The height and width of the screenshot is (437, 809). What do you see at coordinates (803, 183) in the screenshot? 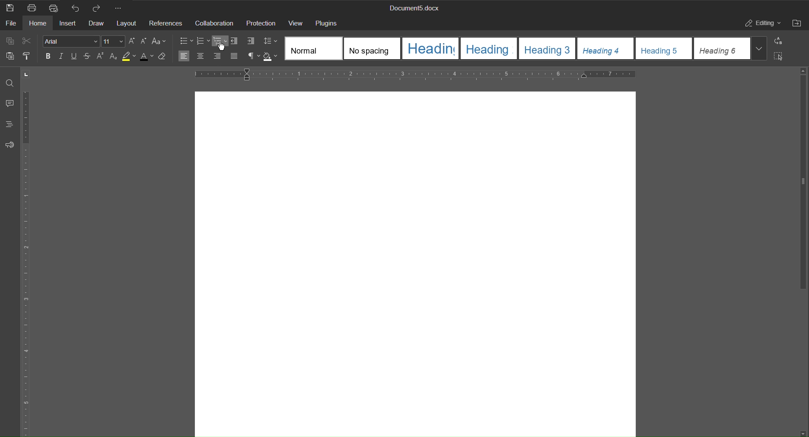
I see `vertical scrollbar` at bounding box center [803, 183].